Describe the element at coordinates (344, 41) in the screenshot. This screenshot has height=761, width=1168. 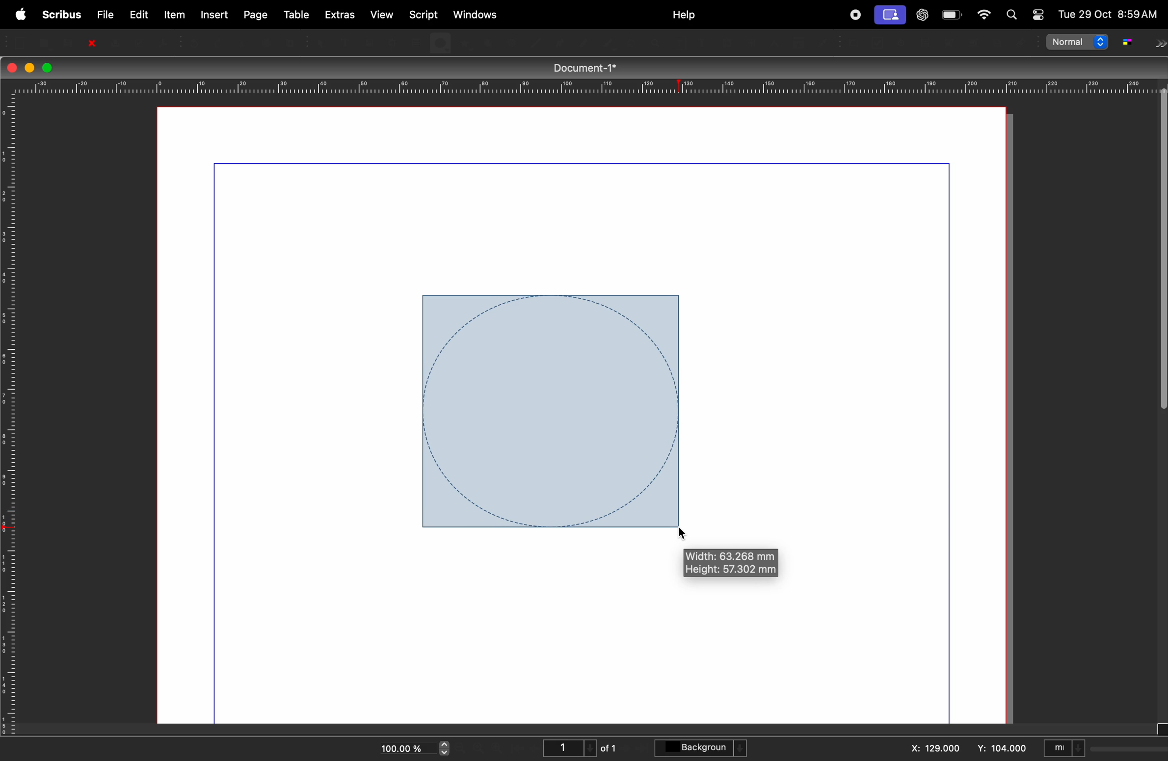
I see `Text frame` at that location.